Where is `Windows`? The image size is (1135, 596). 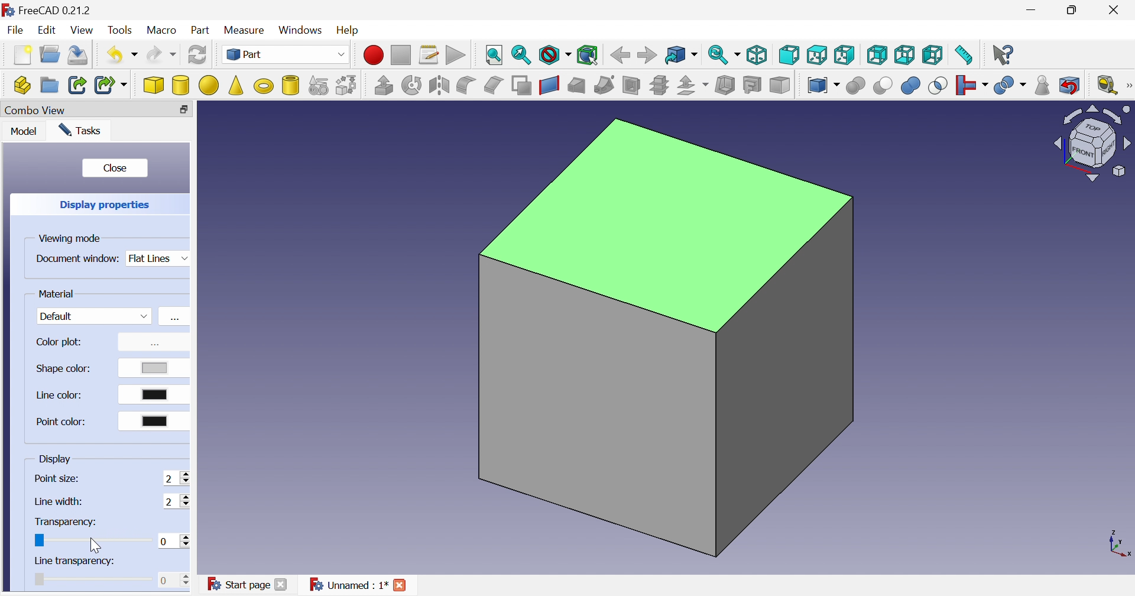
Windows is located at coordinates (302, 30).